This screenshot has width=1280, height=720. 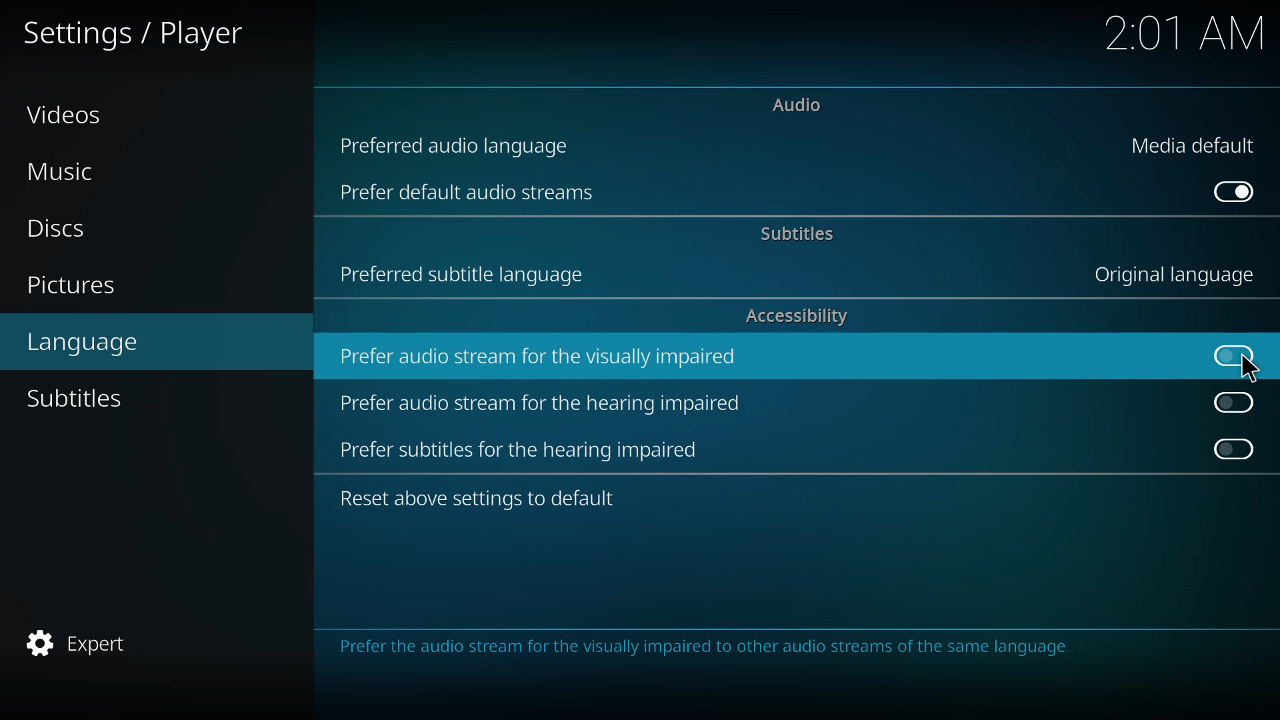 What do you see at coordinates (523, 450) in the screenshot?
I see `prefer subtitles for hearing impaired` at bounding box center [523, 450].